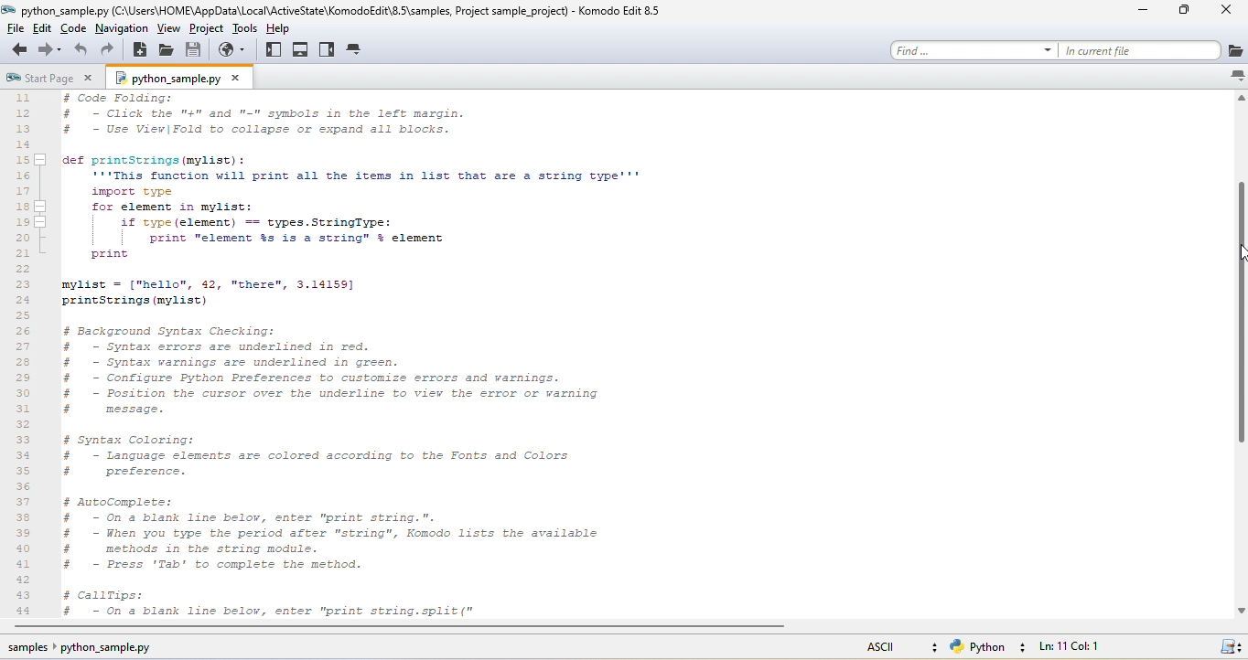 This screenshot has width=1248, height=660. Describe the element at coordinates (49, 50) in the screenshot. I see `forward` at that location.